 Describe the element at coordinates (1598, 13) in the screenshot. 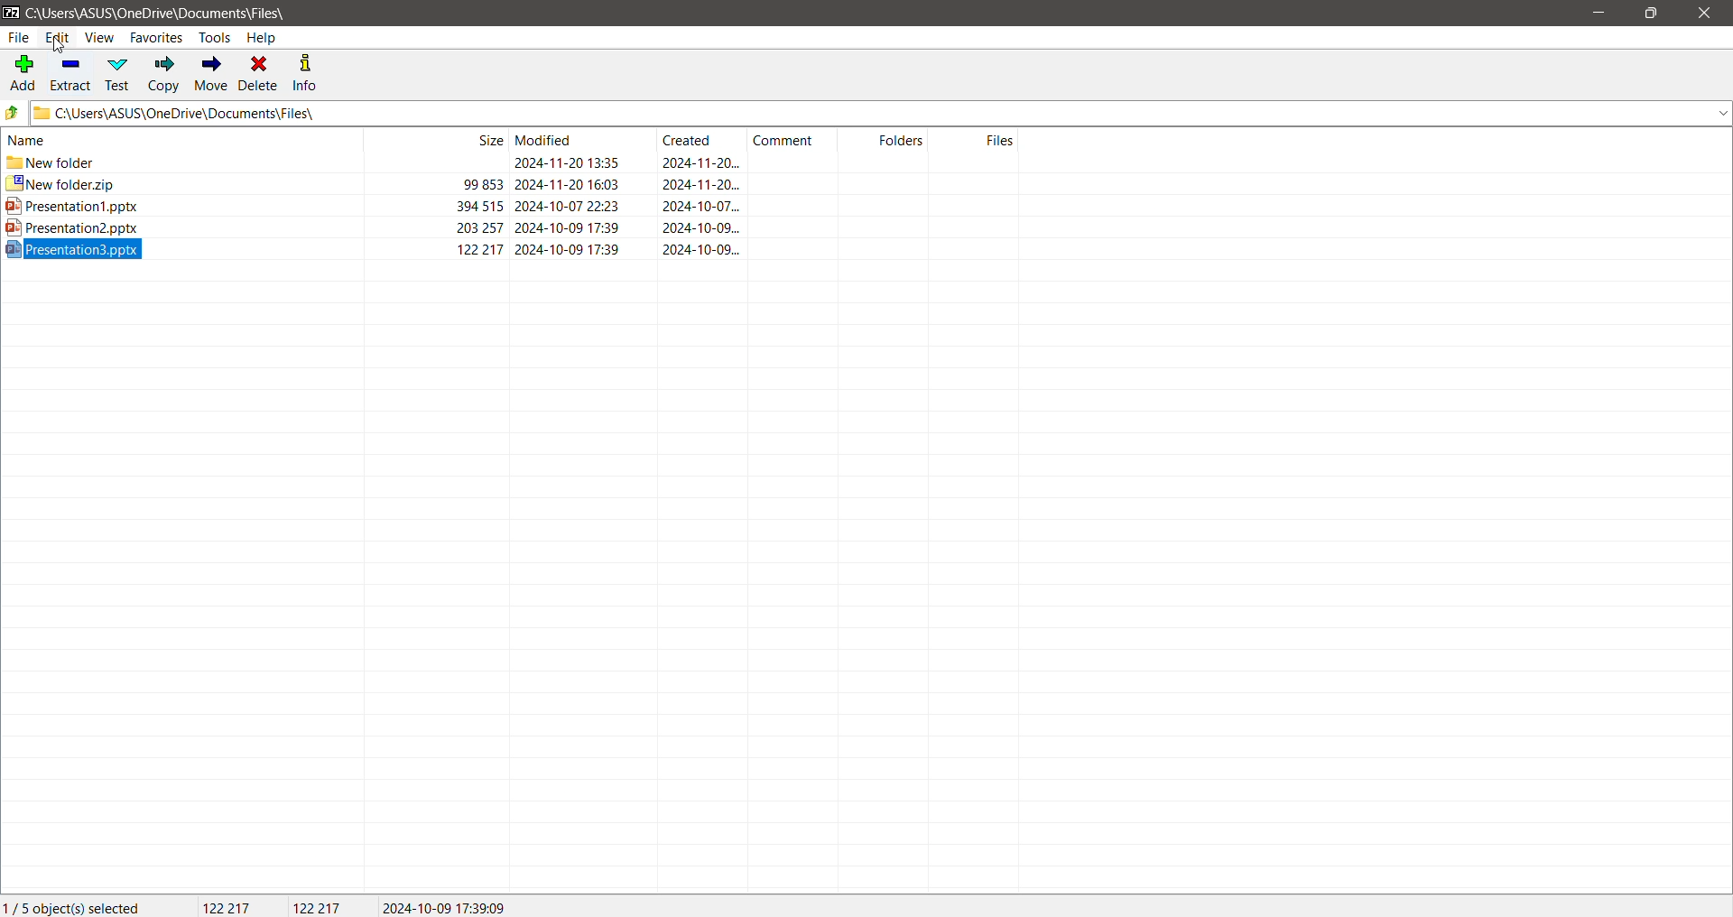

I see `Minimize` at that location.